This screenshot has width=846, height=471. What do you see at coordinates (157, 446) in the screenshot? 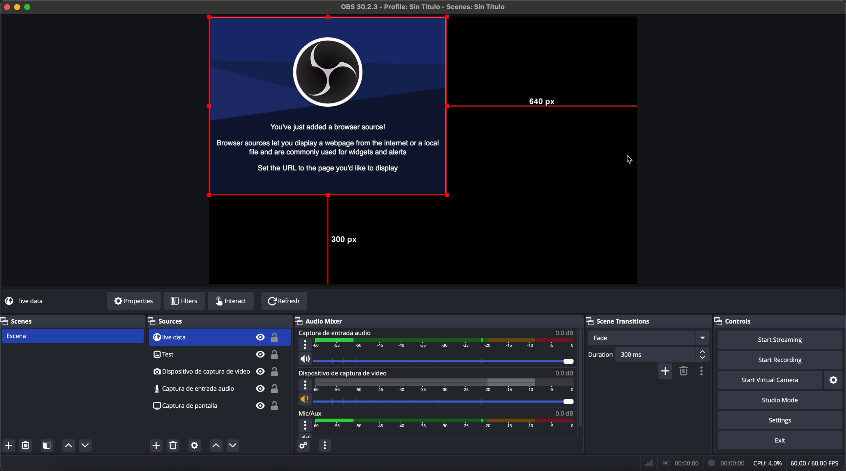
I see `click on add source` at bounding box center [157, 446].